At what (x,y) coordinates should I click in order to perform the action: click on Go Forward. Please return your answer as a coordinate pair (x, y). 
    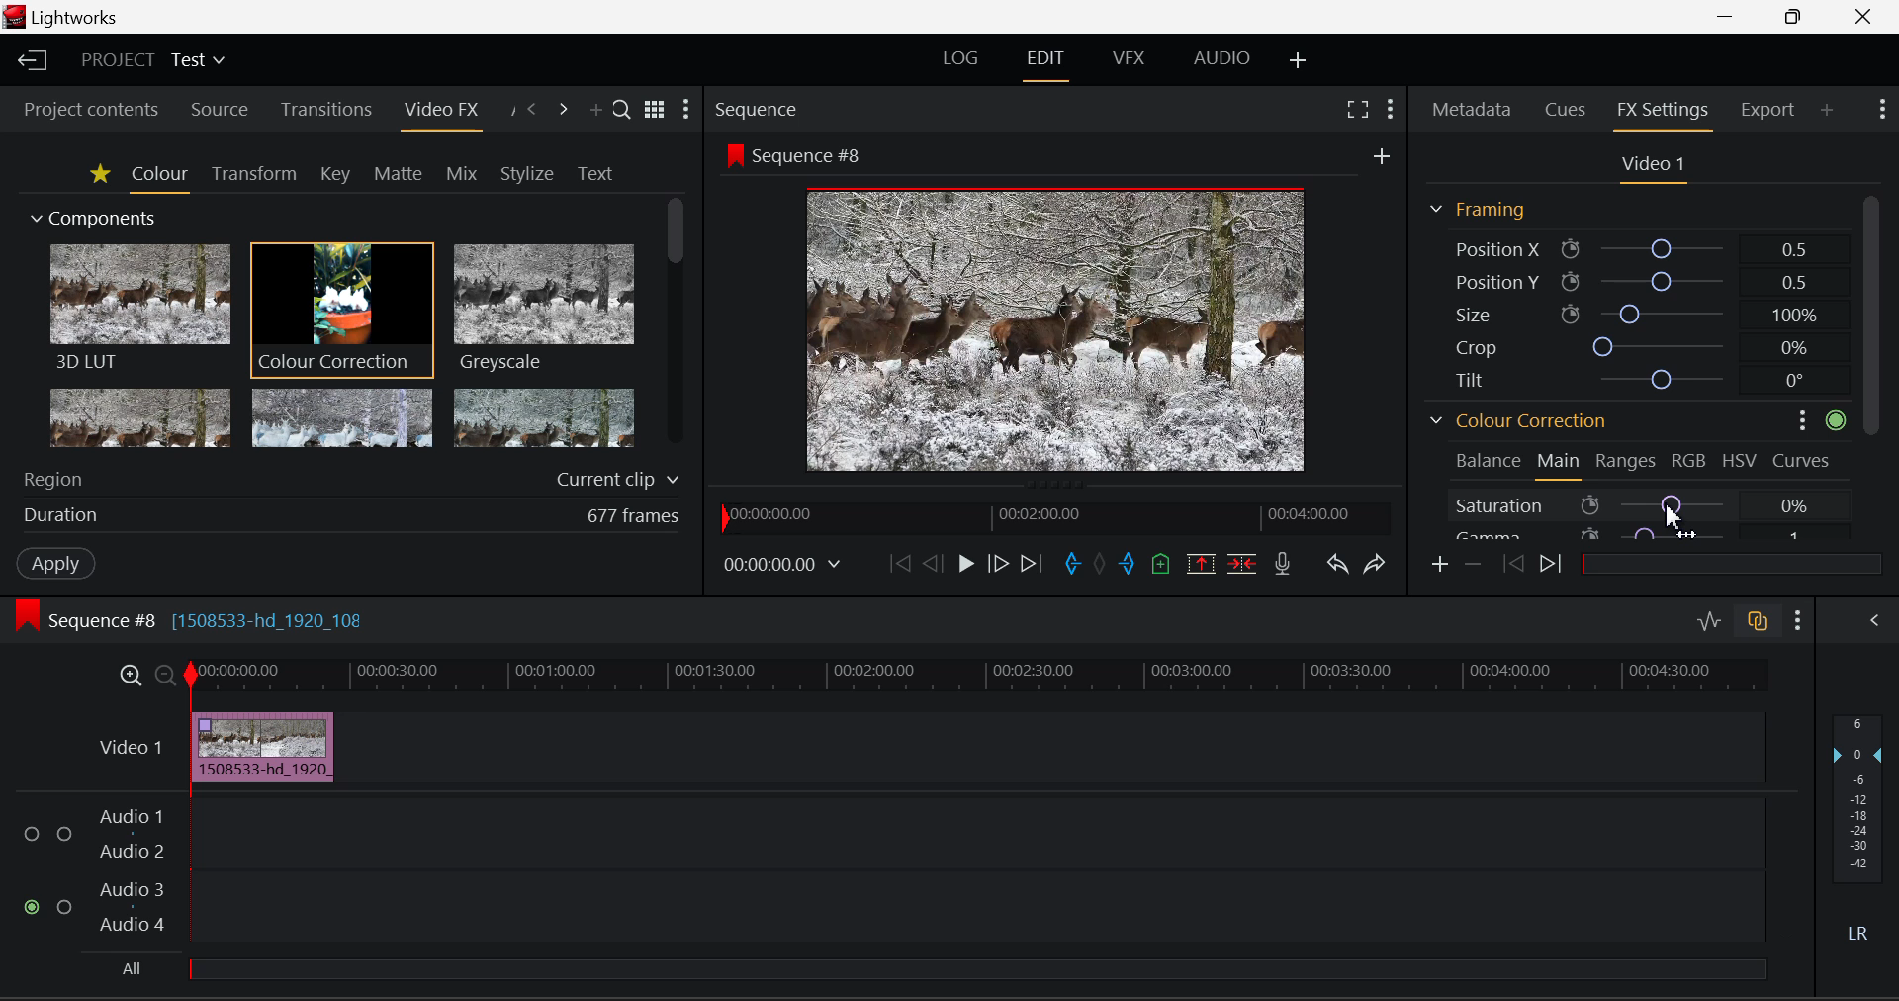
    Looking at the image, I should click on (997, 567).